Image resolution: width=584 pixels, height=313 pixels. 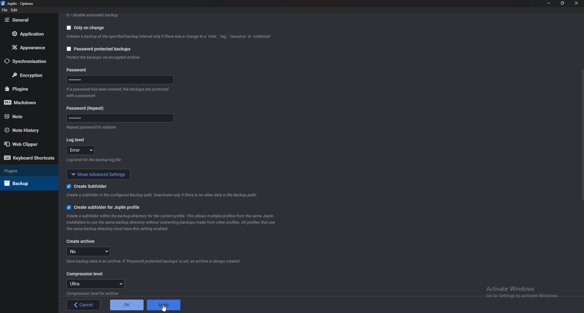 What do you see at coordinates (79, 71) in the screenshot?
I see `Password` at bounding box center [79, 71].